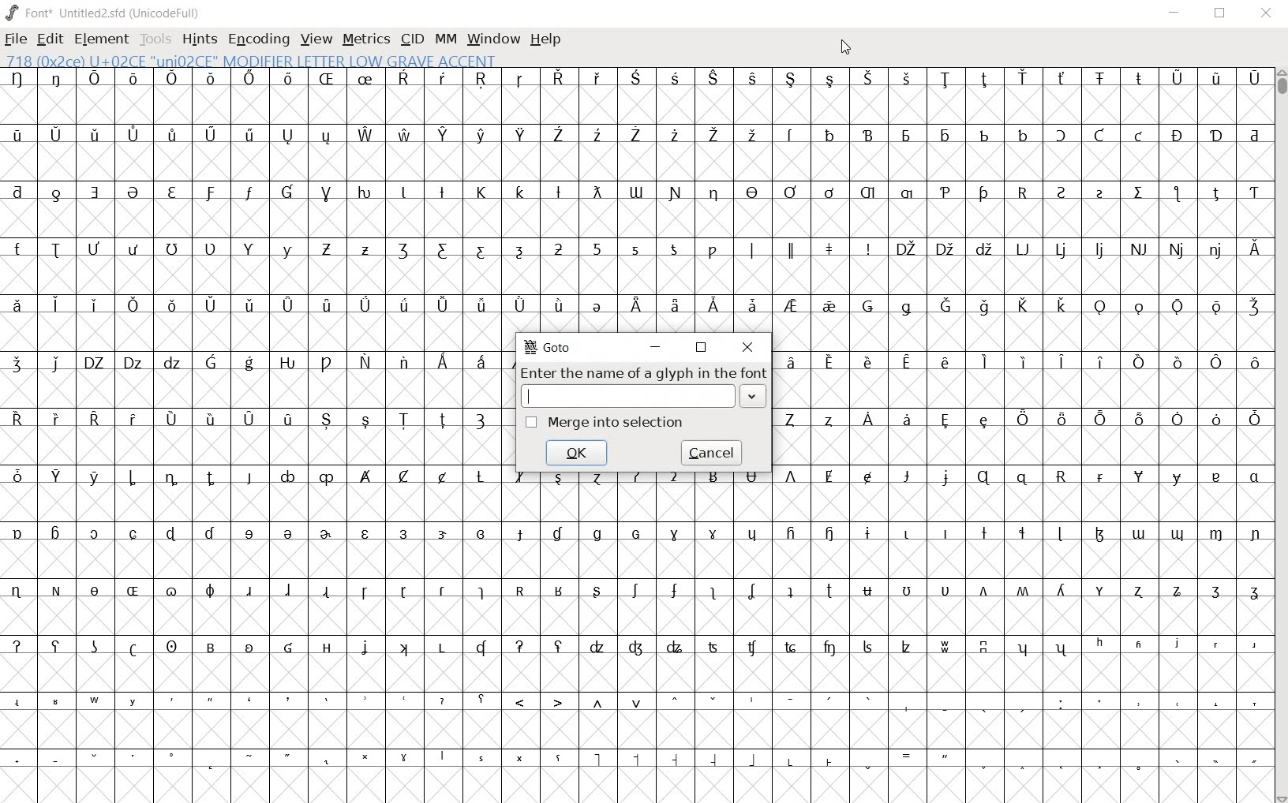  What do you see at coordinates (607, 421) in the screenshot?
I see `Merge into selection` at bounding box center [607, 421].